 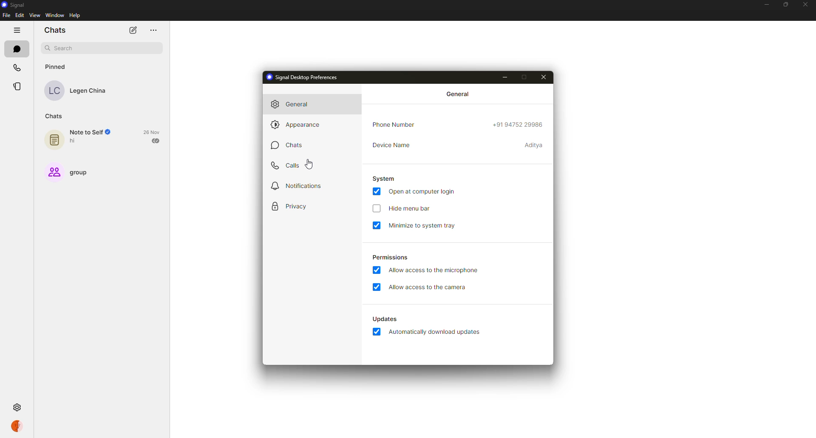 What do you see at coordinates (378, 192) in the screenshot?
I see `enabled` at bounding box center [378, 192].